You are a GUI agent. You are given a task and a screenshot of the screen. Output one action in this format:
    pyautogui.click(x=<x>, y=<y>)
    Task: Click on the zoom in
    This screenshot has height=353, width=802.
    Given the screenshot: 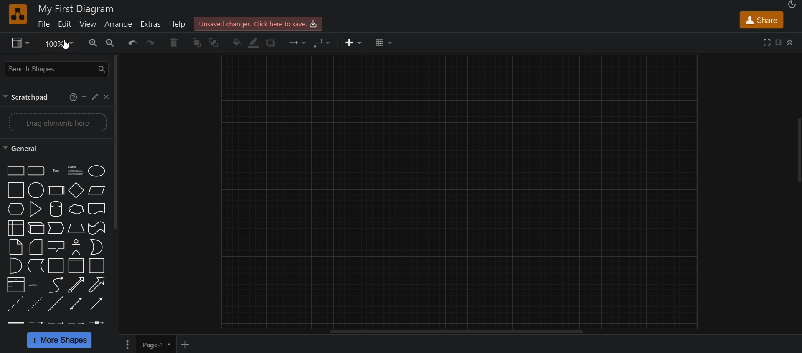 What is the action you would take?
    pyautogui.click(x=94, y=43)
    